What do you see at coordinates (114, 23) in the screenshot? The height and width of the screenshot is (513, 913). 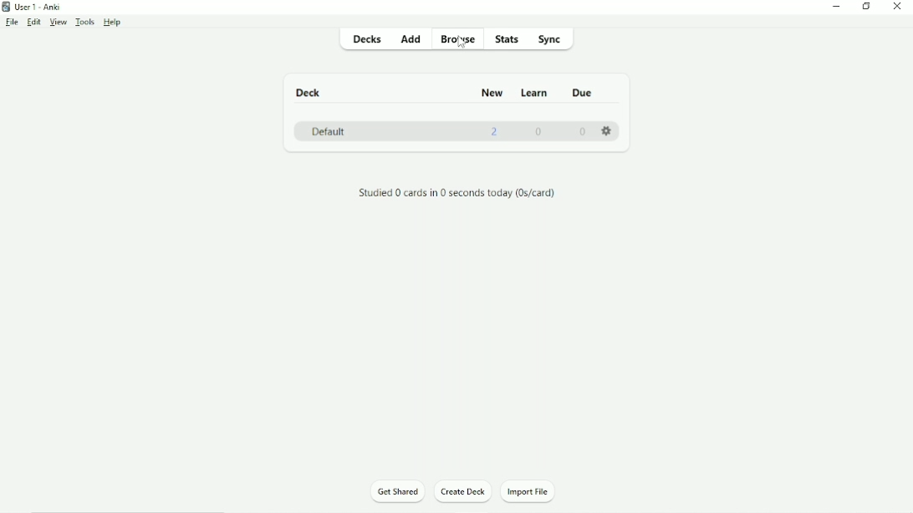 I see `Help` at bounding box center [114, 23].